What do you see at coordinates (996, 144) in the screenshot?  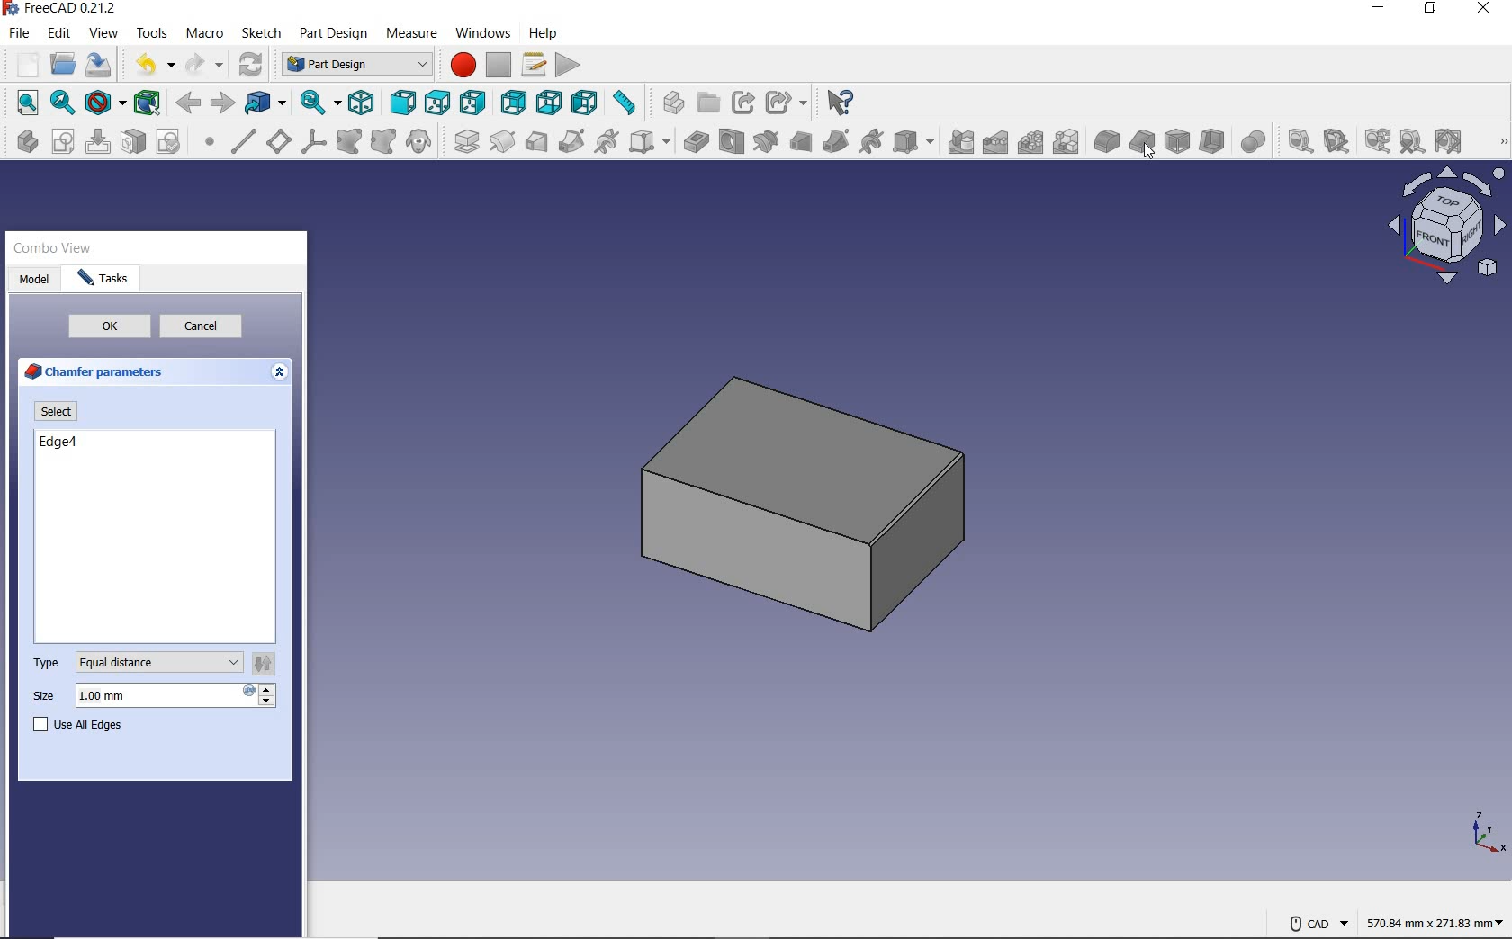 I see `linear pattern` at bounding box center [996, 144].